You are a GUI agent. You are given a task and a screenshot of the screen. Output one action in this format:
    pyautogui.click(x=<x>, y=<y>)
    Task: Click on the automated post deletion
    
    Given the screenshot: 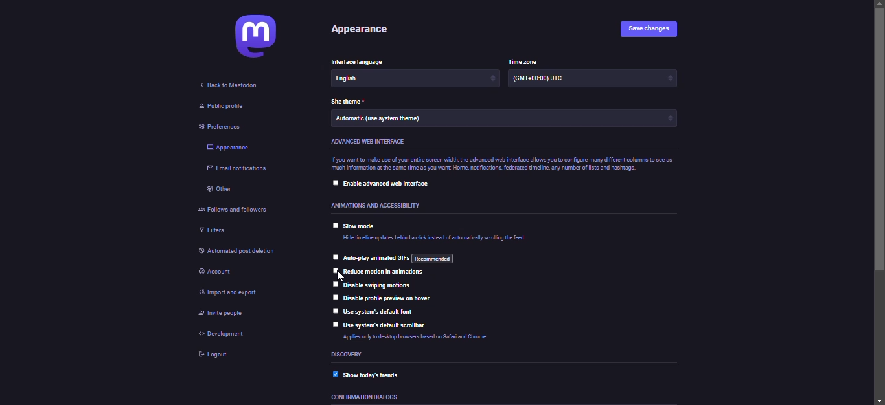 What is the action you would take?
    pyautogui.click(x=235, y=249)
    